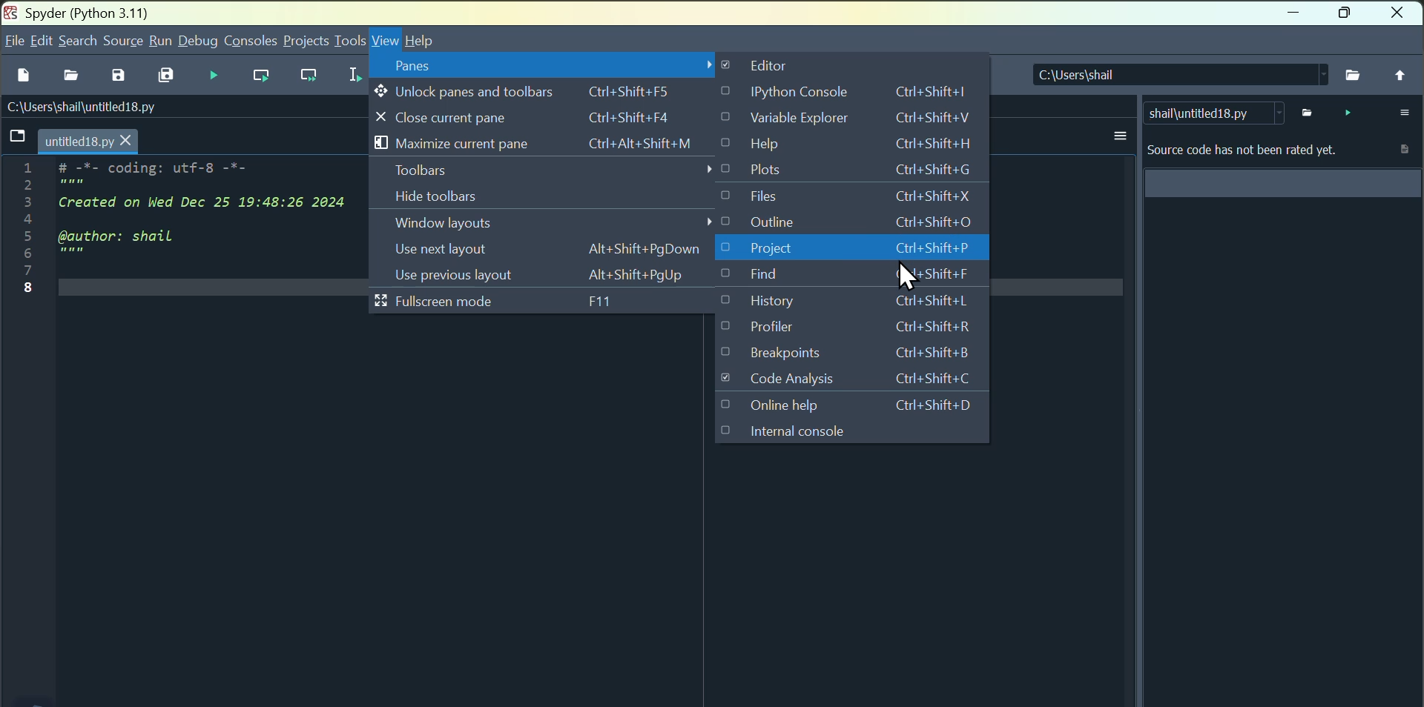 The width and height of the screenshot is (1424, 707). Describe the element at coordinates (854, 250) in the screenshot. I see `Project` at that location.